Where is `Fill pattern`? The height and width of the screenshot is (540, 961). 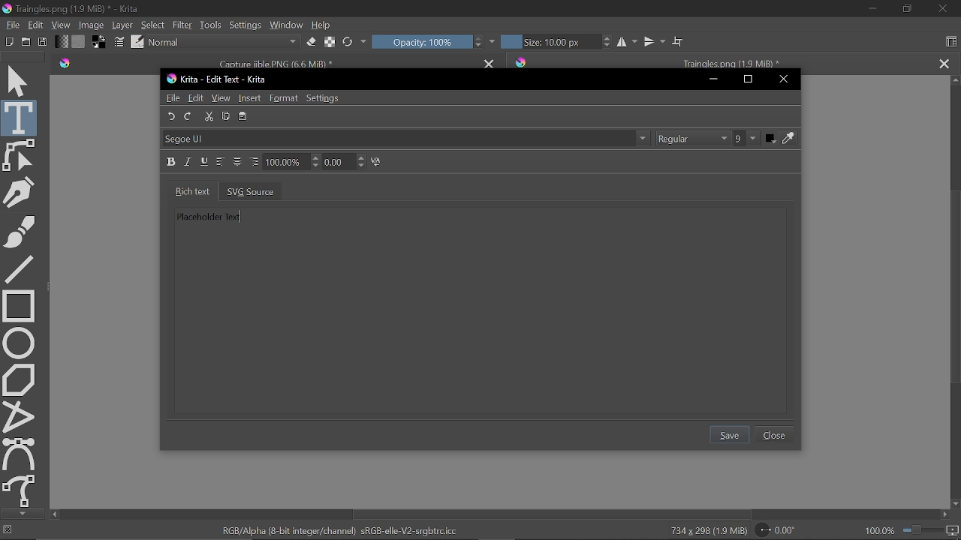 Fill pattern is located at coordinates (78, 41).